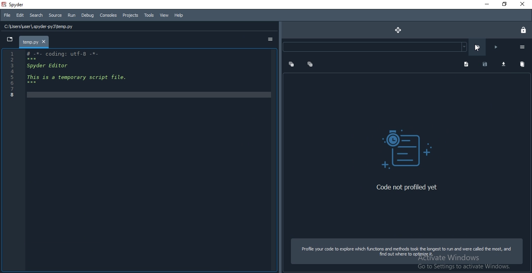  I want to click on docked window, so click(406, 146).